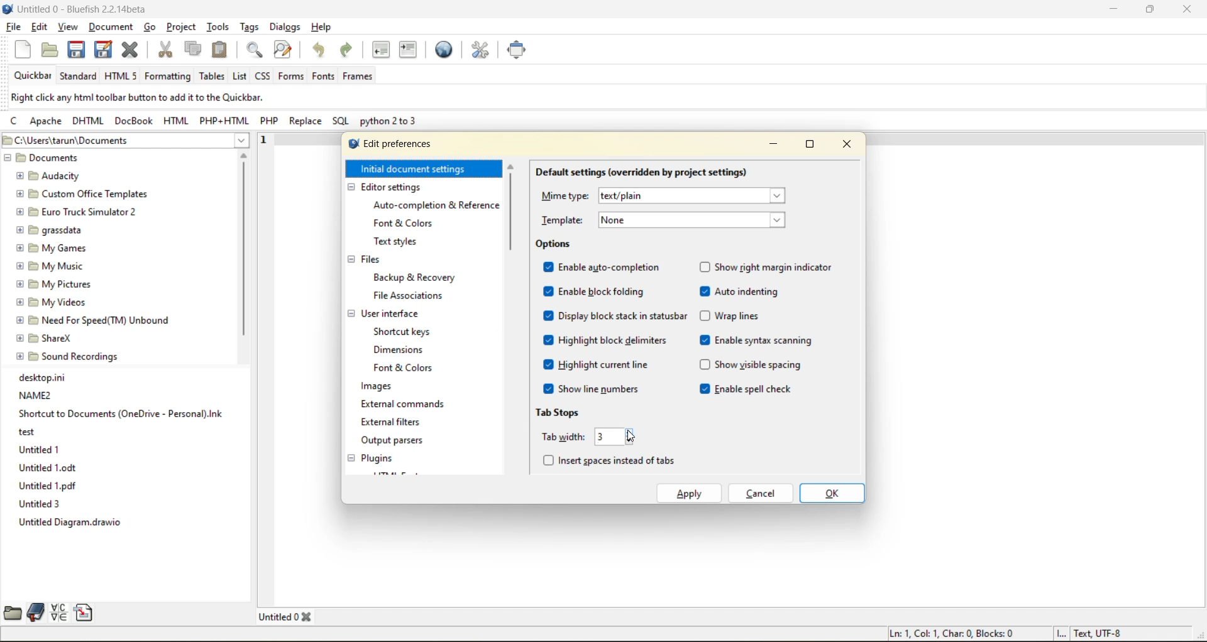  I want to click on initial document settings, so click(414, 168).